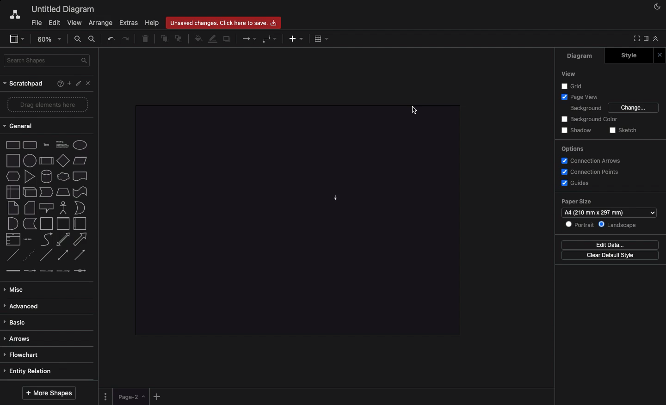 This screenshot has width=666, height=405. I want to click on Fill, so click(197, 39).